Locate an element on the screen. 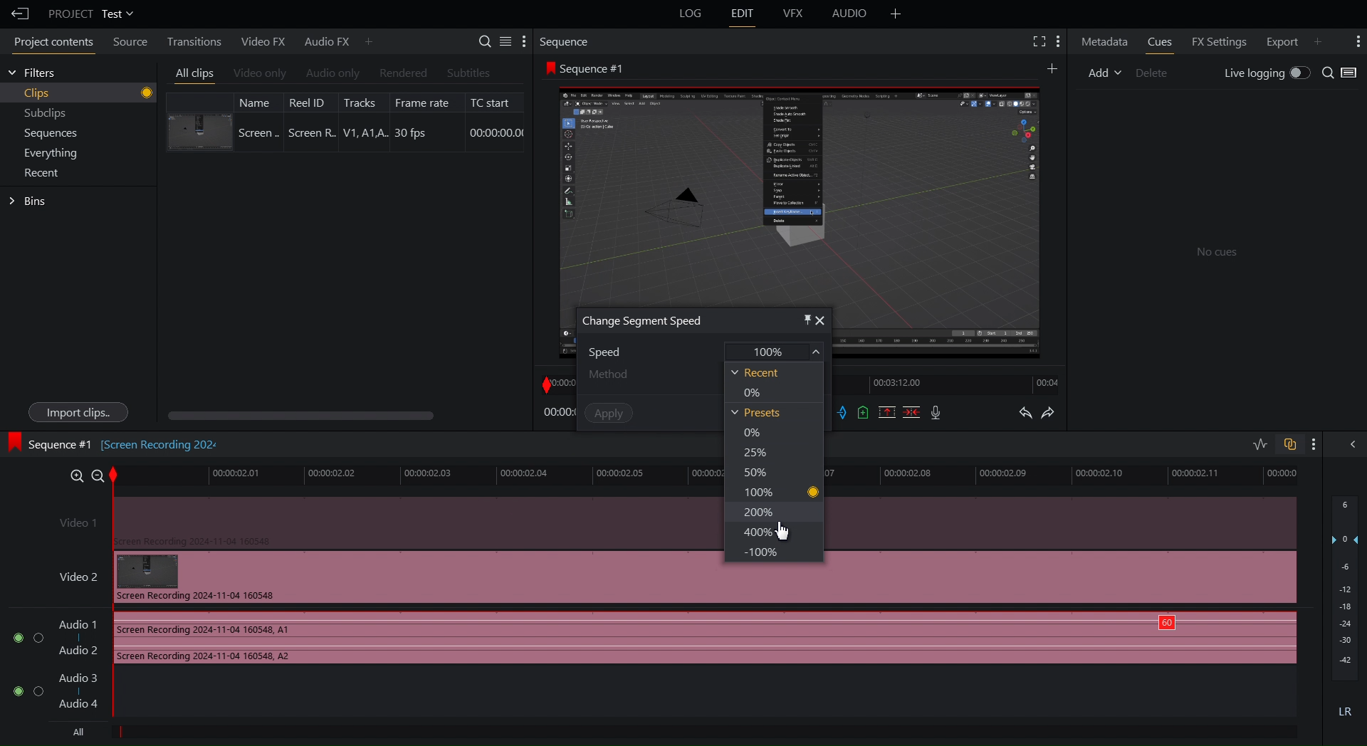  Transitions is located at coordinates (190, 41).